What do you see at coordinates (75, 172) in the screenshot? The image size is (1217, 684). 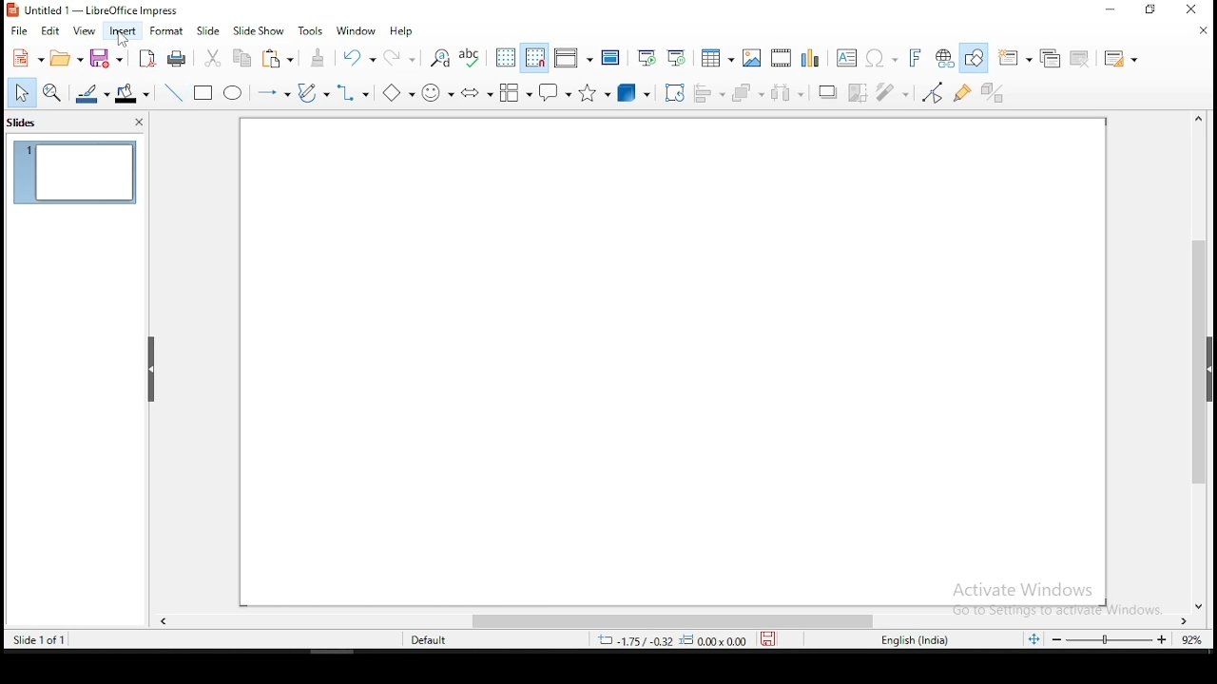 I see `slide 1` at bounding box center [75, 172].